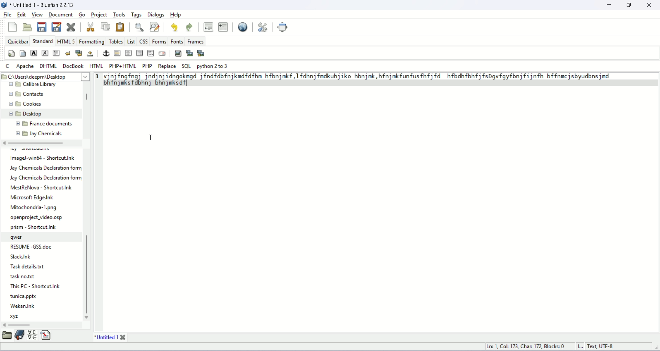  Describe the element at coordinates (605, 347) in the screenshot. I see `text, UTF-8` at that location.